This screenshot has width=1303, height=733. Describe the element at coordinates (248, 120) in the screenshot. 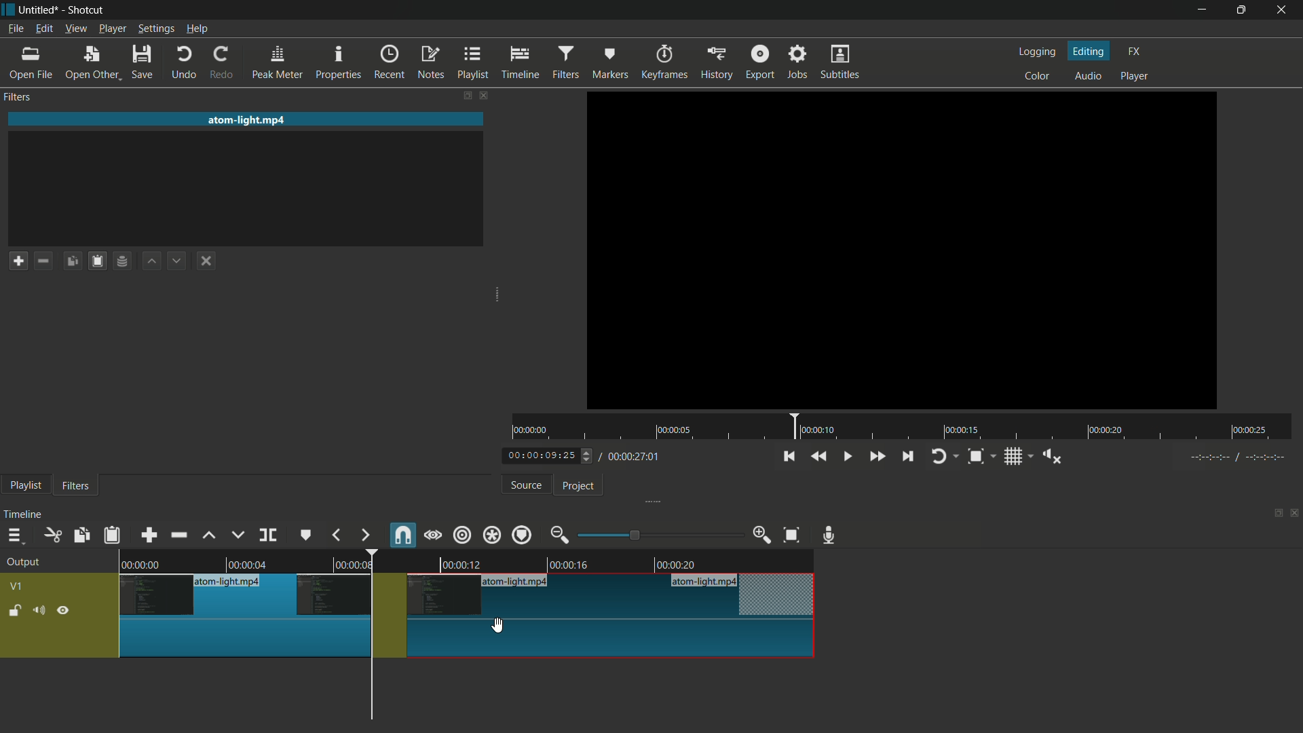

I see `` at that location.